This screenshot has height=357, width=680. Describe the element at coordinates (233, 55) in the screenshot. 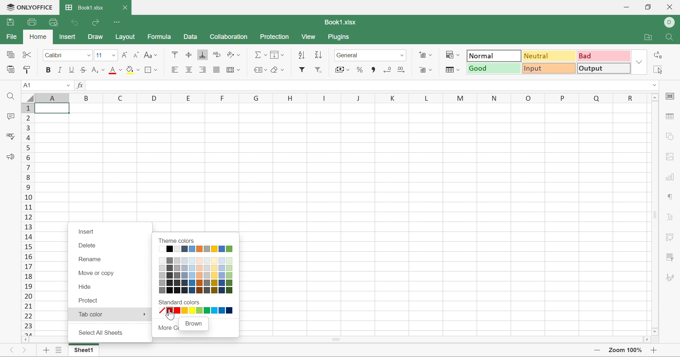

I see `Orientation` at that location.